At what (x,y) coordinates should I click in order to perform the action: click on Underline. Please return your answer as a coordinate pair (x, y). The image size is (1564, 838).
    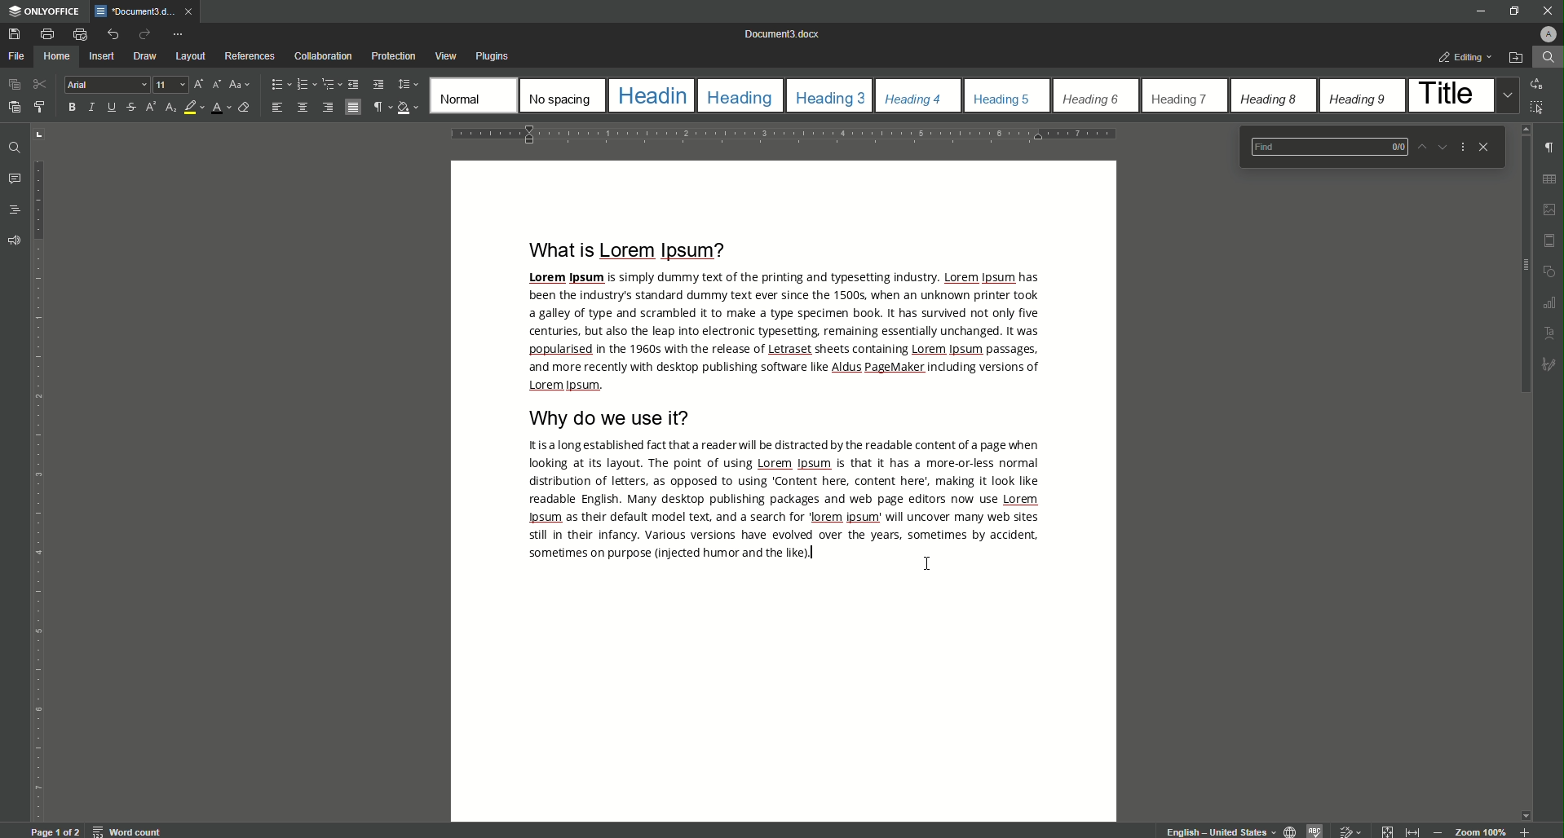
    Looking at the image, I should click on (113, 107).